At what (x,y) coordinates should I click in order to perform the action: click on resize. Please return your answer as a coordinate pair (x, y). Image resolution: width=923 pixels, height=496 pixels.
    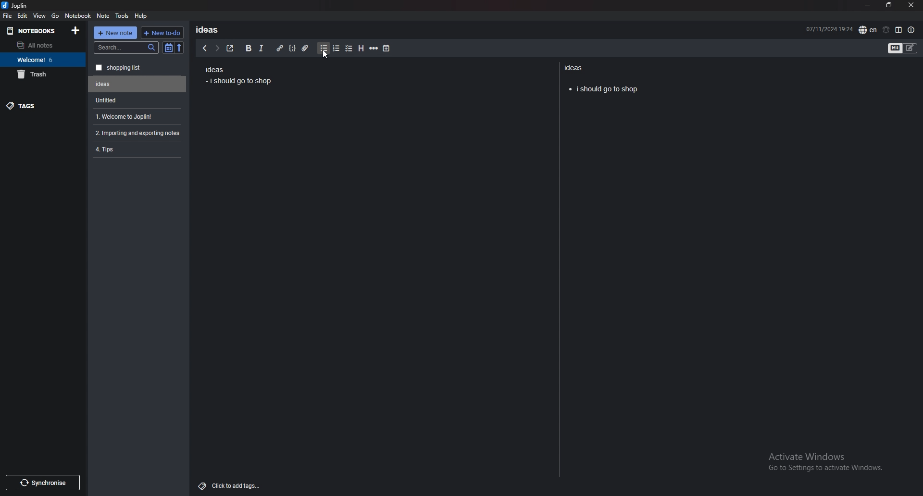
    Looking at the image, I should click on (889, 6).